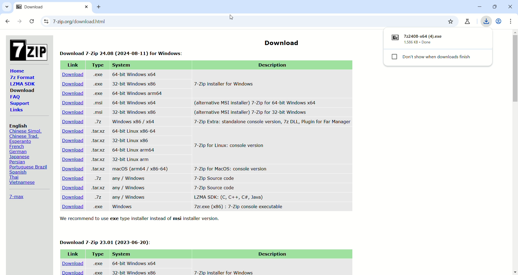  I want to click on Download, so click(71, 188).